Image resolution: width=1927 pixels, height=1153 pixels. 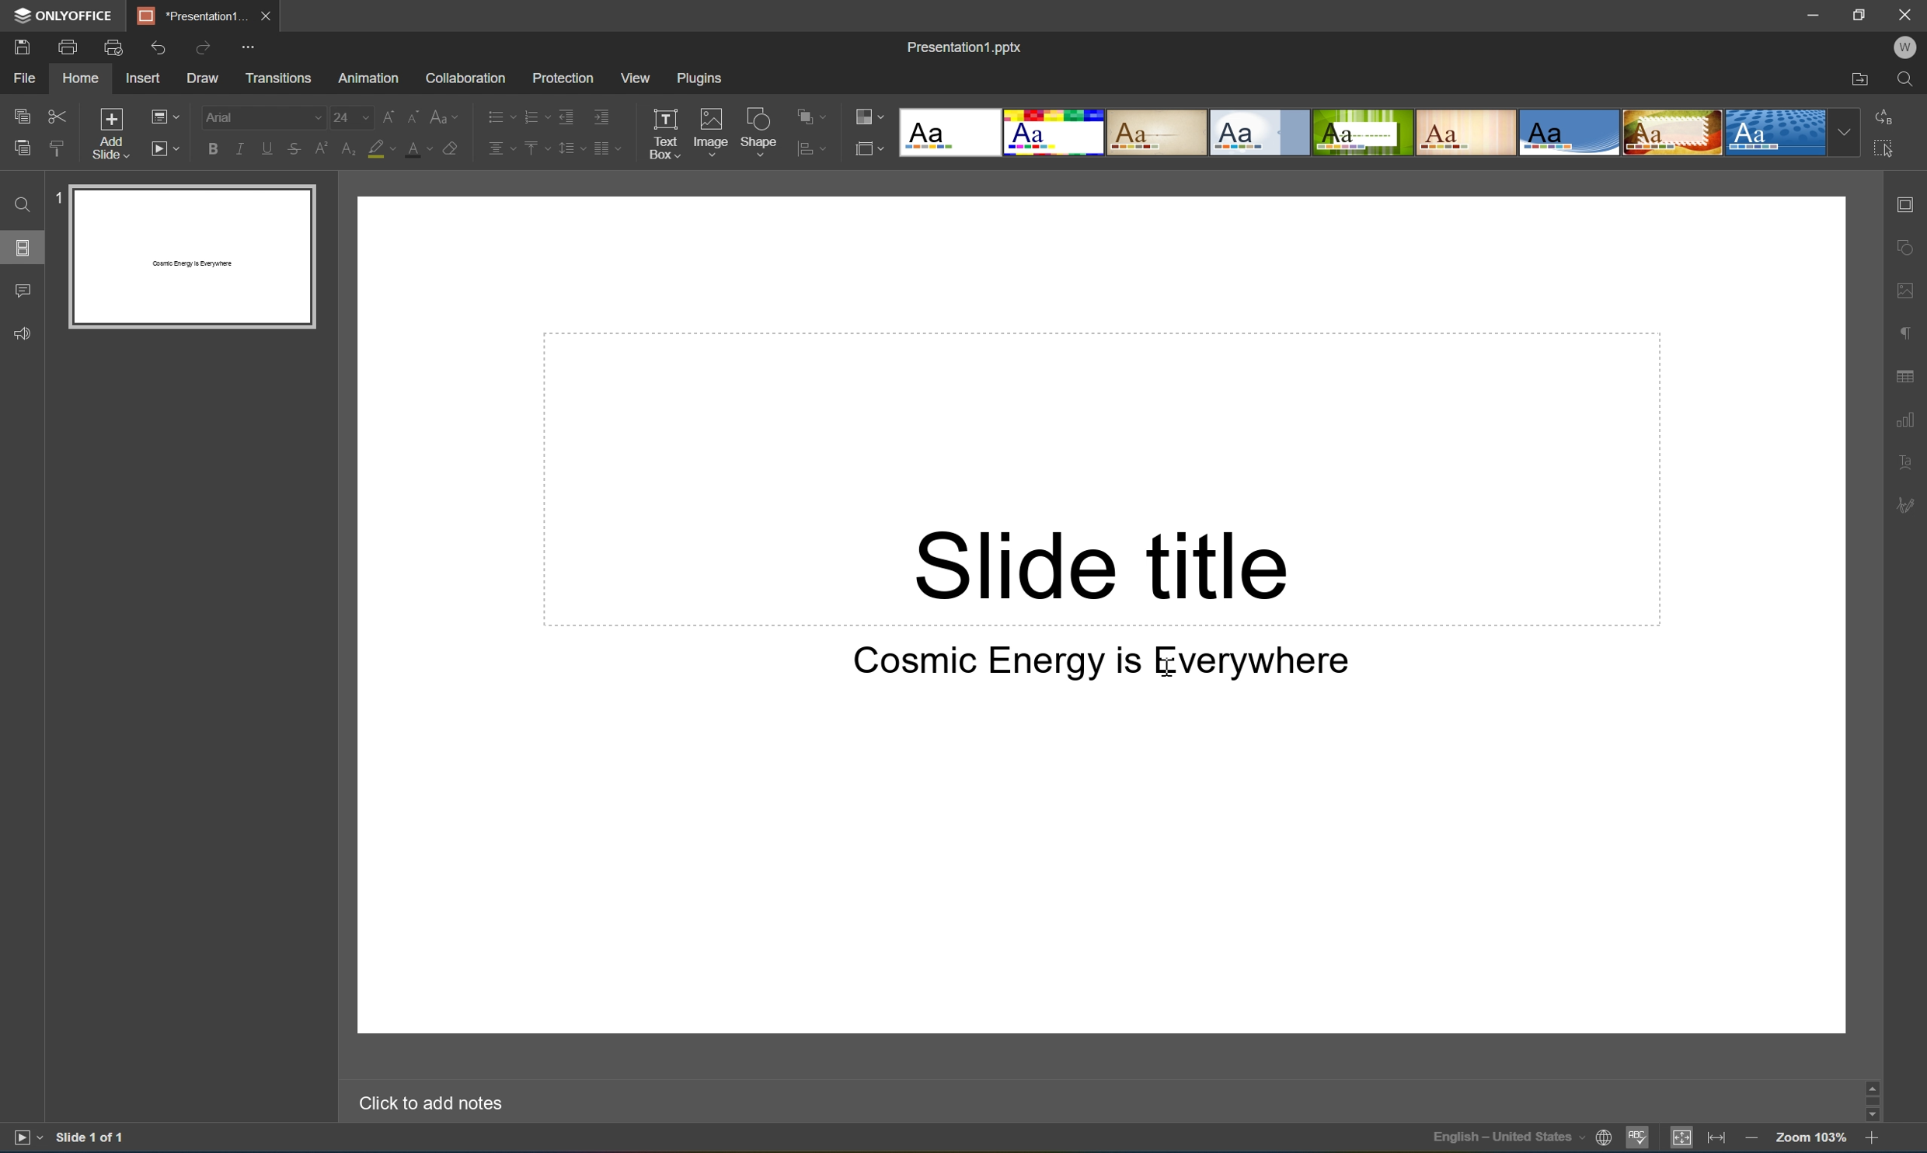 I want to click on Change slide layout, so click(x=162, y=116).